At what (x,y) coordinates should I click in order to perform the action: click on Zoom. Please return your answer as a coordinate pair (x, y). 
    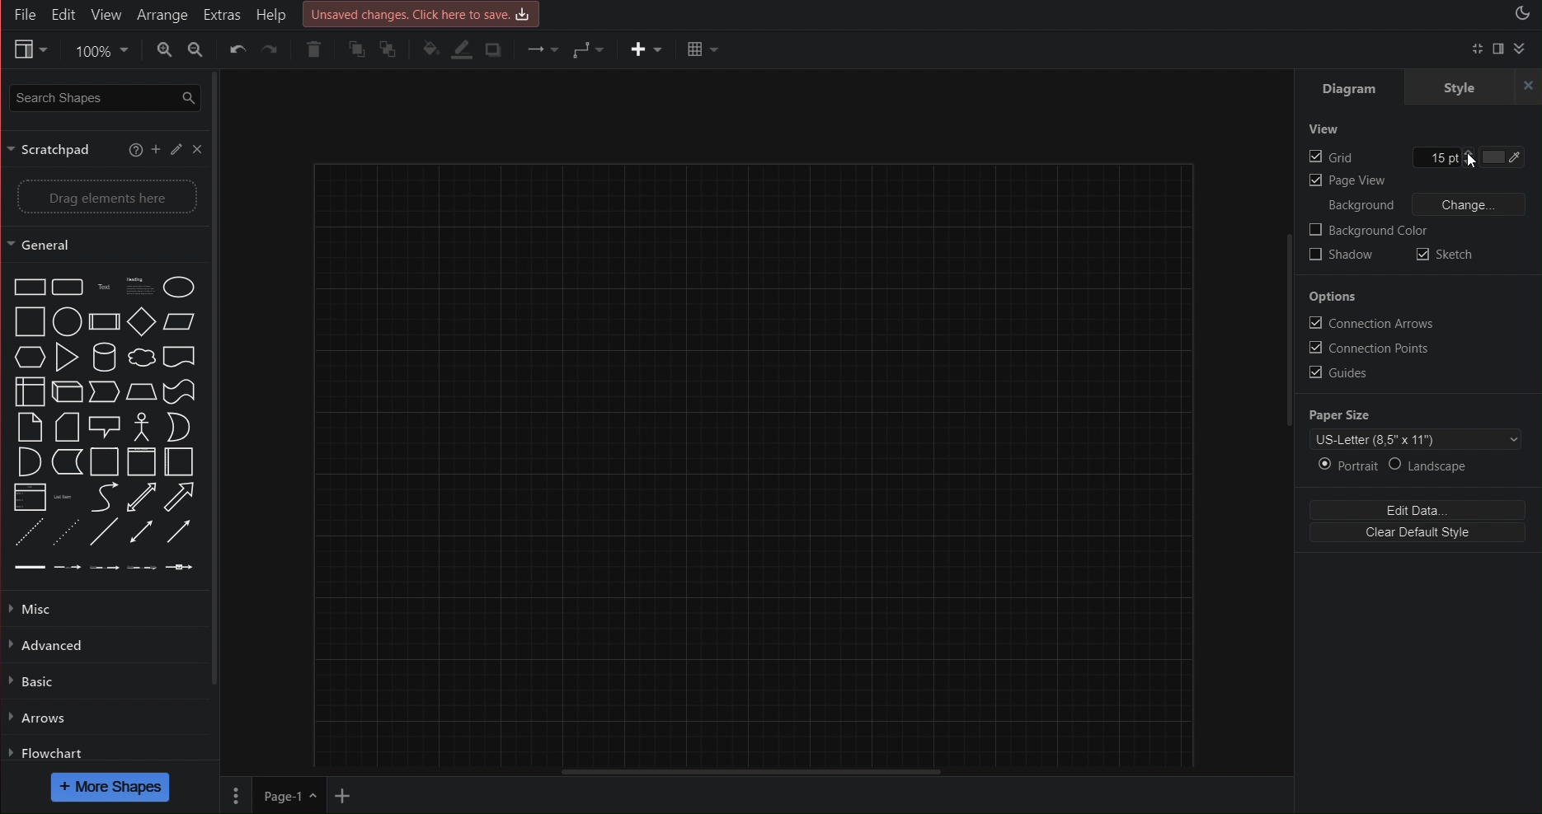
    Looking at the image, I should click on (98, 52).